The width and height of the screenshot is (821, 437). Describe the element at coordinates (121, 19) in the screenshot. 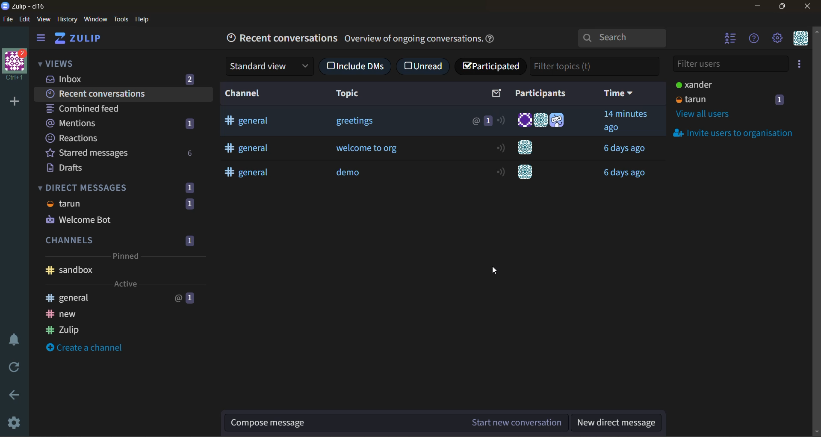

I see `tools` at that location.